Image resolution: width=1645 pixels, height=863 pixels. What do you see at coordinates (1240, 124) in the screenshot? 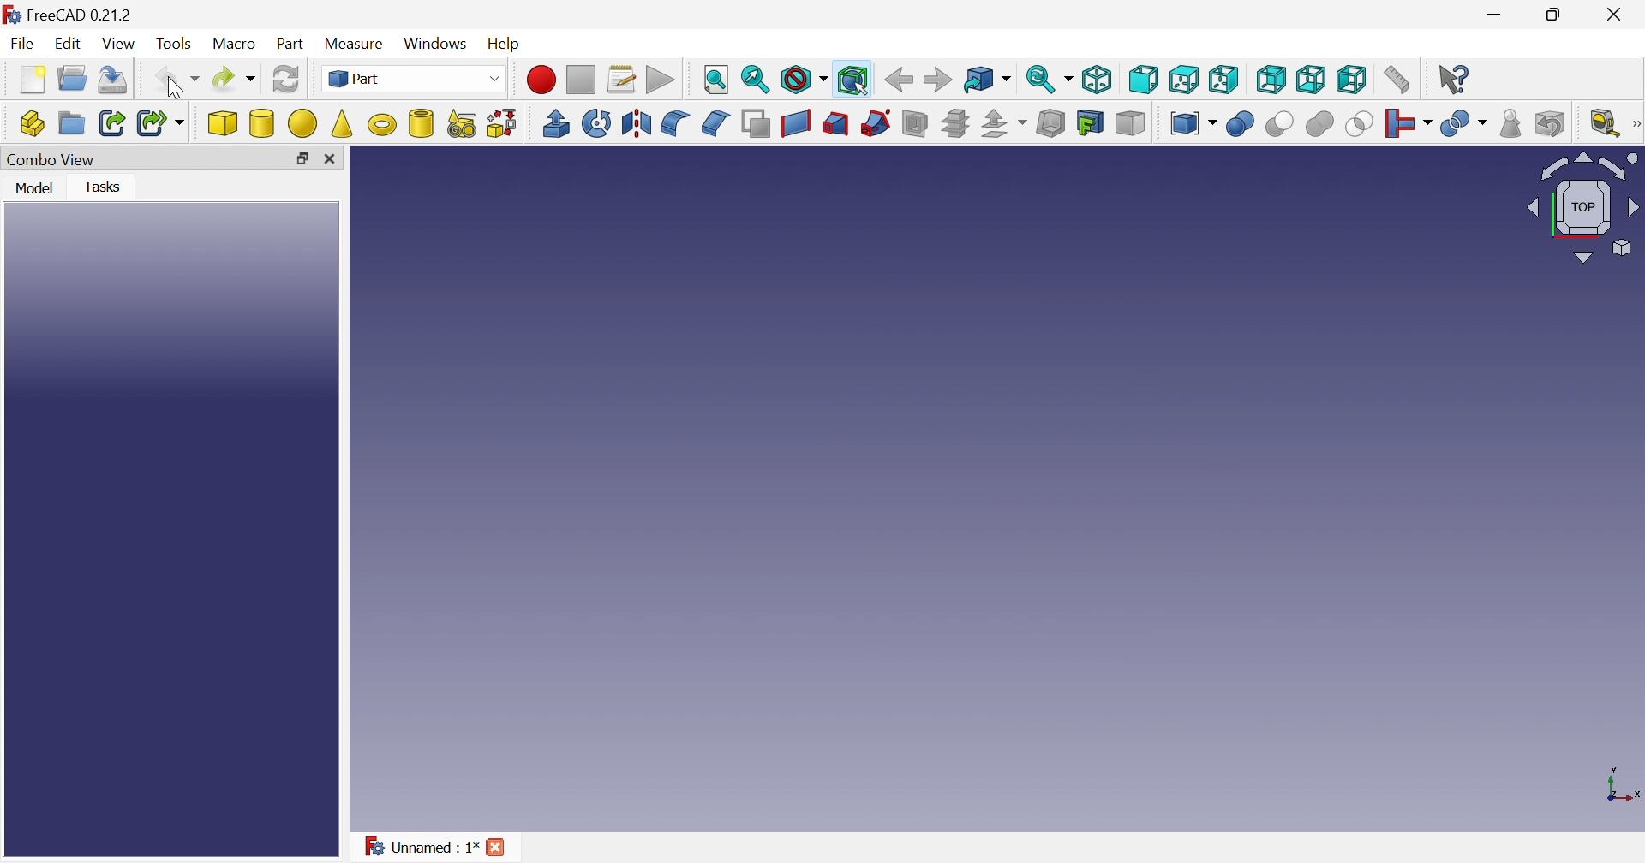
I see `Boolean...` at bounding box center [1240, 124].